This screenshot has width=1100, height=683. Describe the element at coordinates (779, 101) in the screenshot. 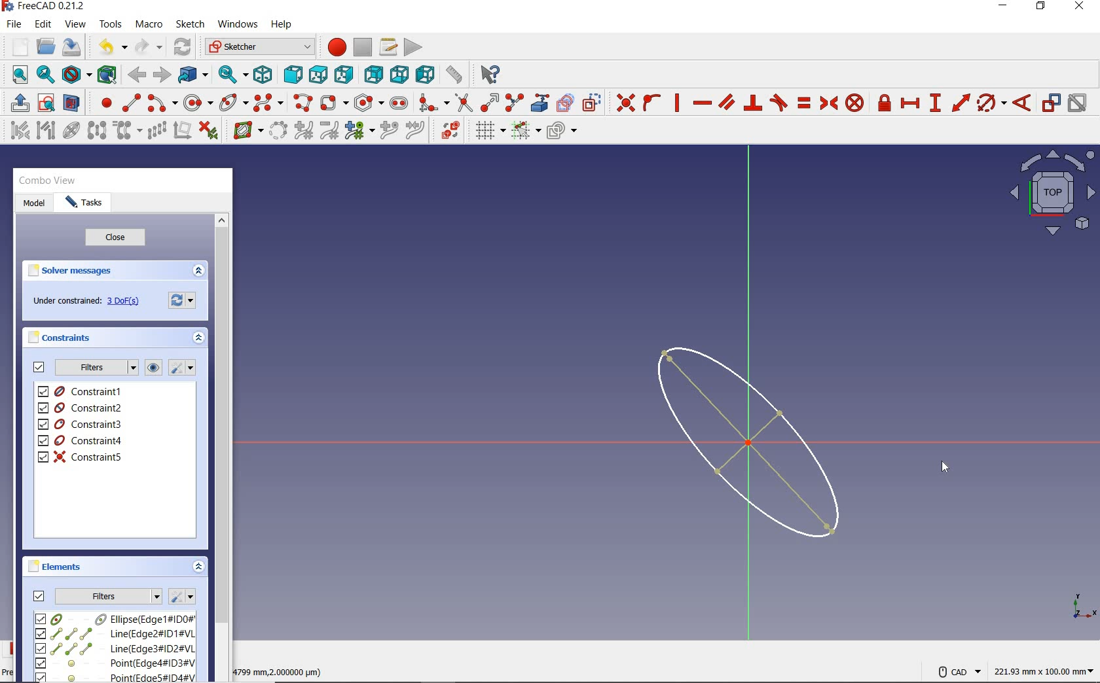

I see `constrain tangent` at that location.